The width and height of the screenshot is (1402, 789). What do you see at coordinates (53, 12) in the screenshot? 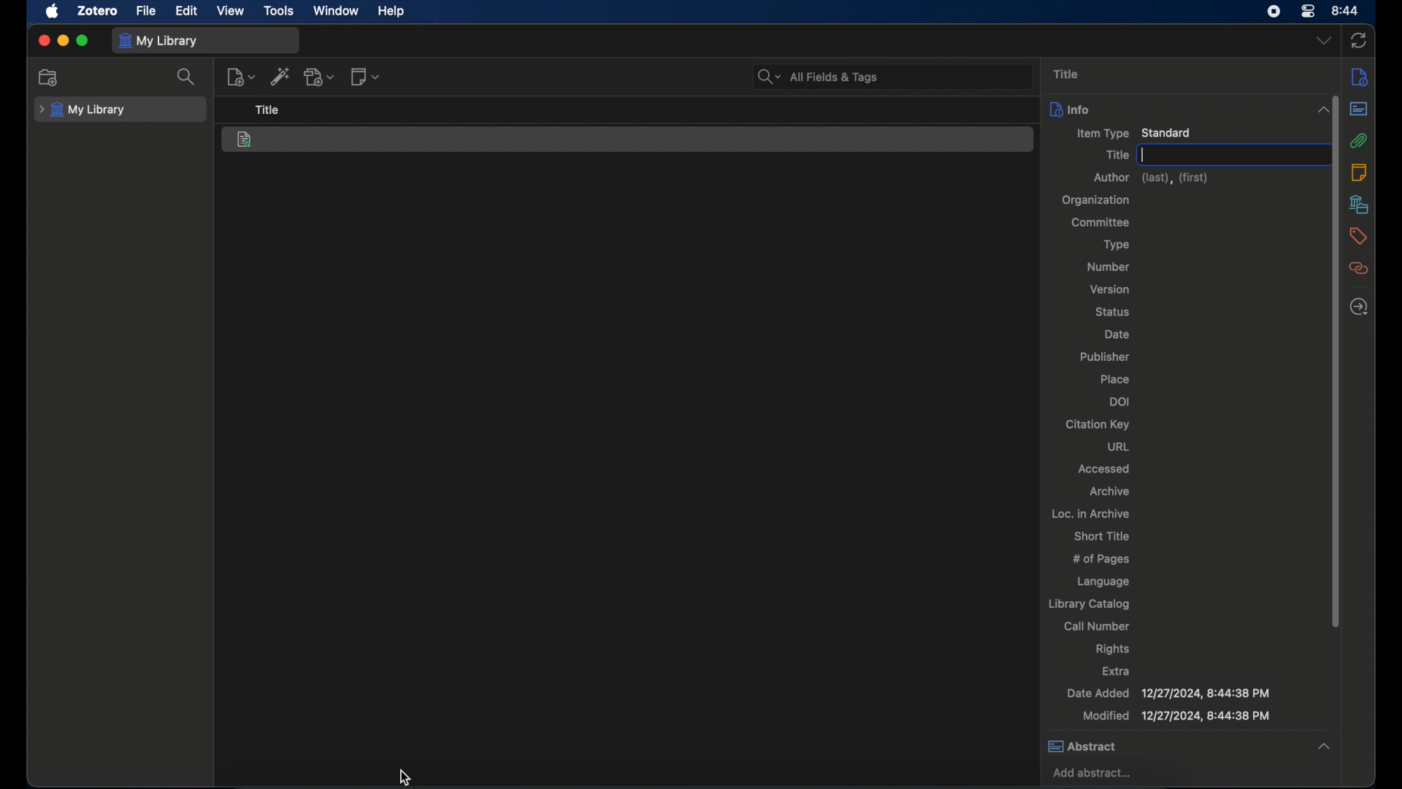
I see `apple` at bounding box center [53, 12].